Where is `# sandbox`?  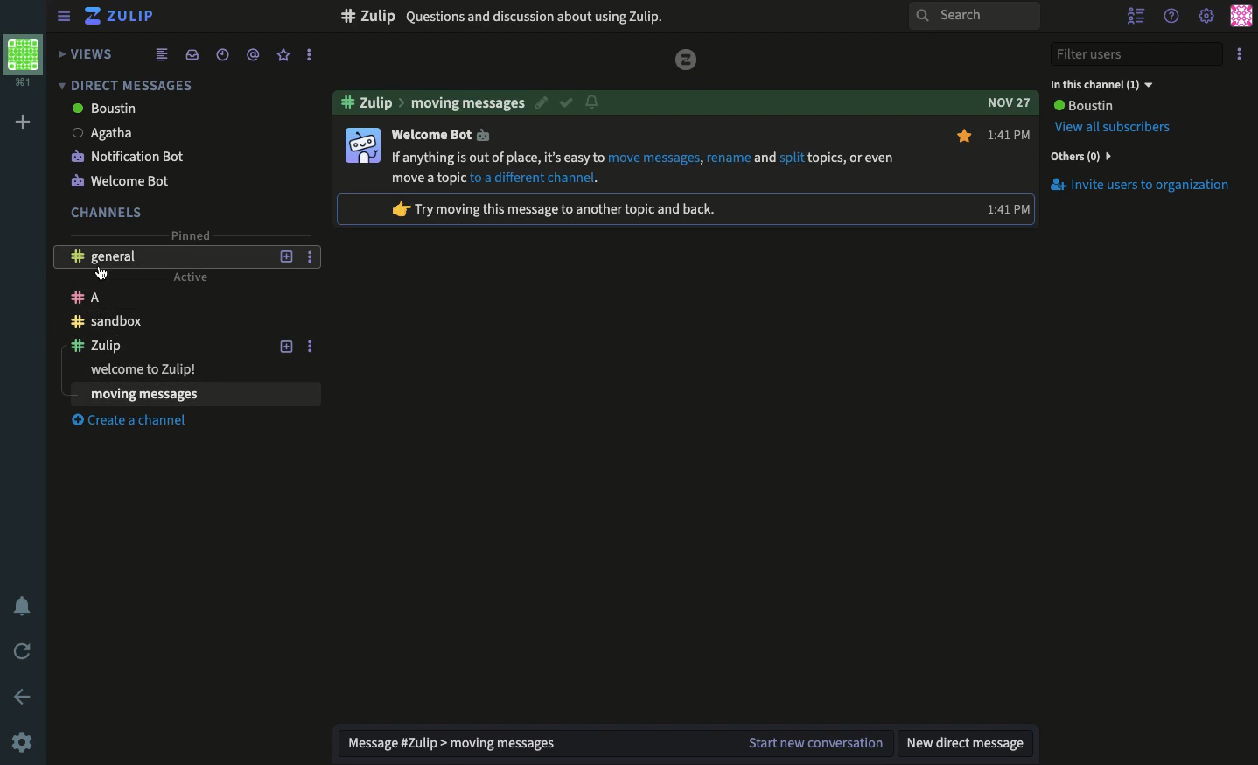 # sandbox is located at coordinates (371, 16).